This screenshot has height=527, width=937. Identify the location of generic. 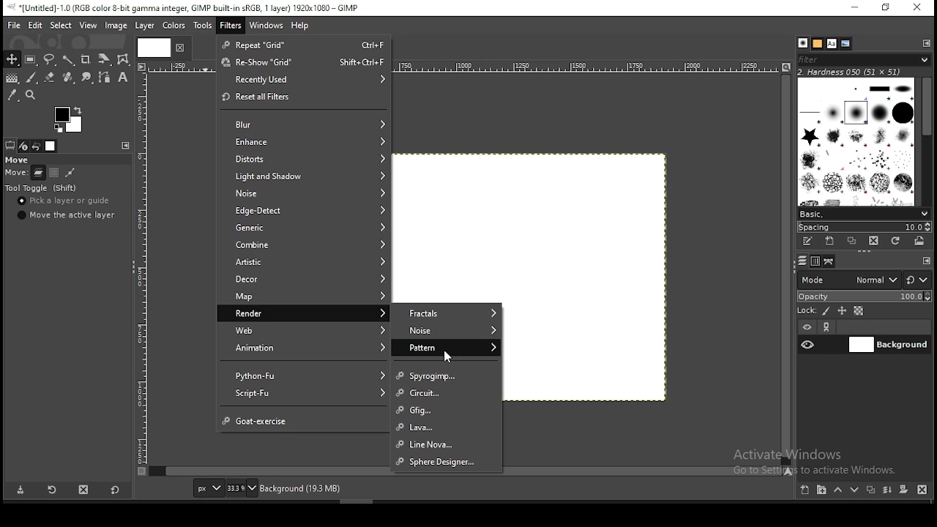
(305, 228).